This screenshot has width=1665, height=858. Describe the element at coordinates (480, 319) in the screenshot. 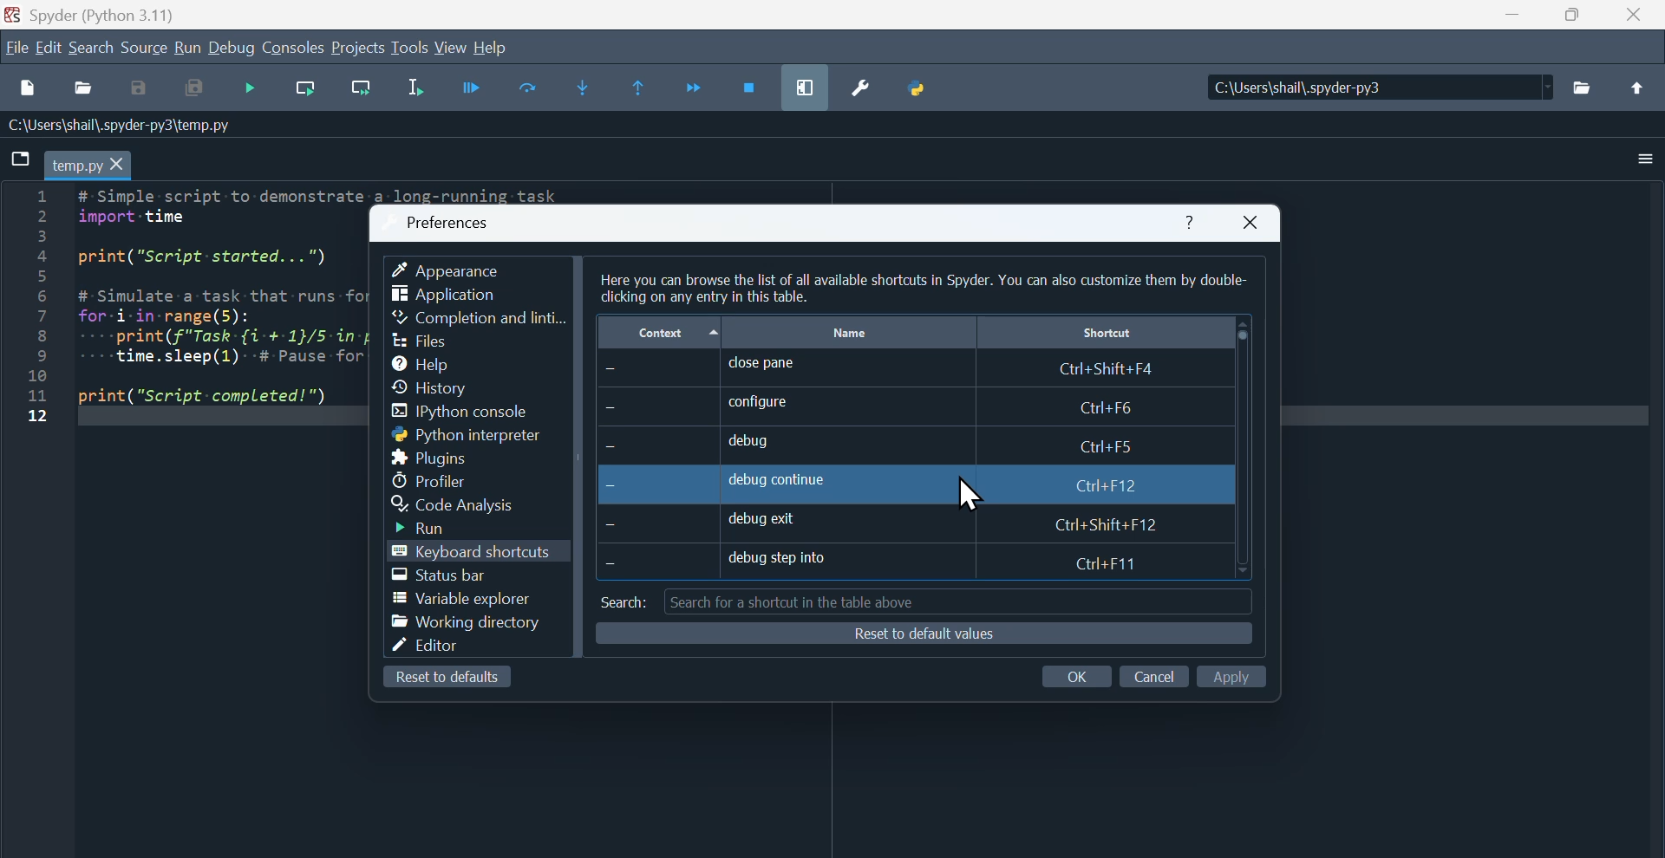

I see `Completion and` at that location.